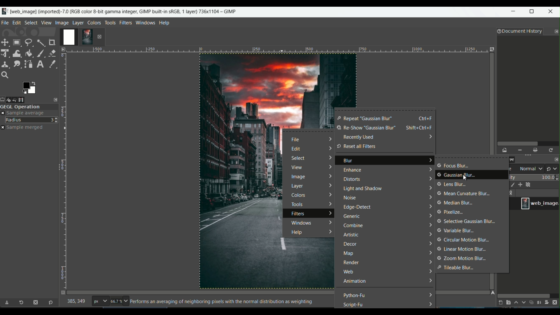 Image resolution: width=560 pixels, height=315 pixels. I want to click on repeat, so click(365, 119).